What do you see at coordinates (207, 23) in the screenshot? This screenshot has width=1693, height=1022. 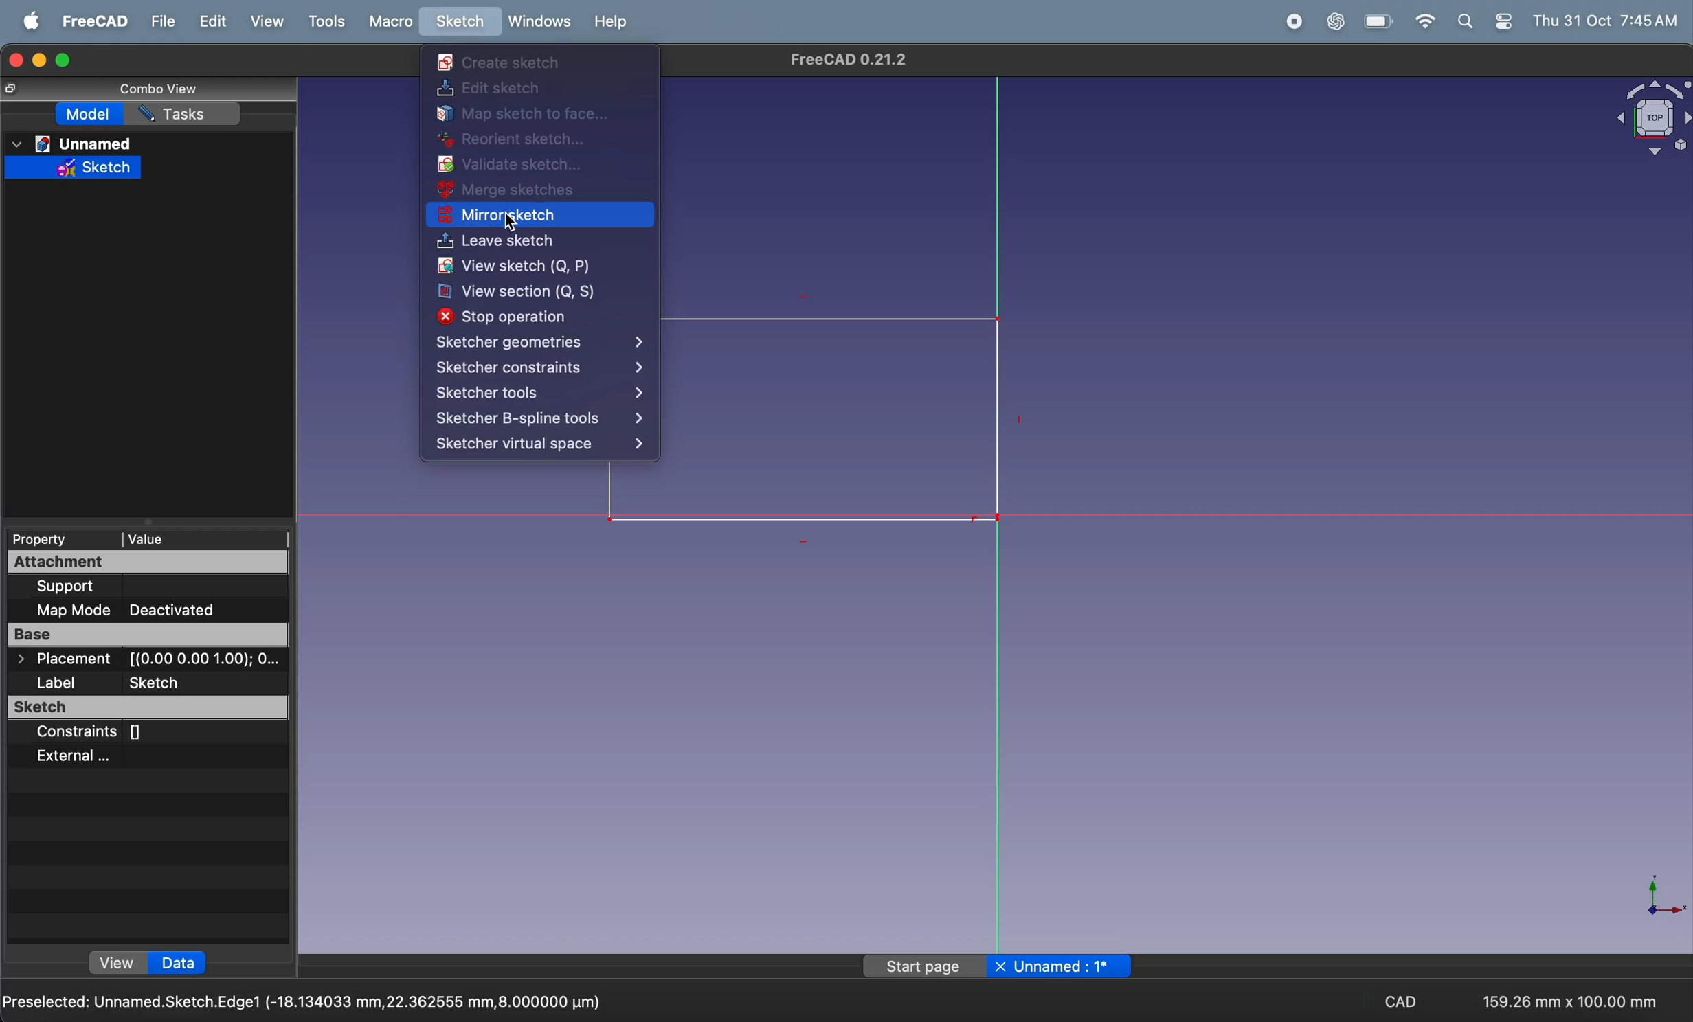 I see `edit` at bounding box center [207, 23].